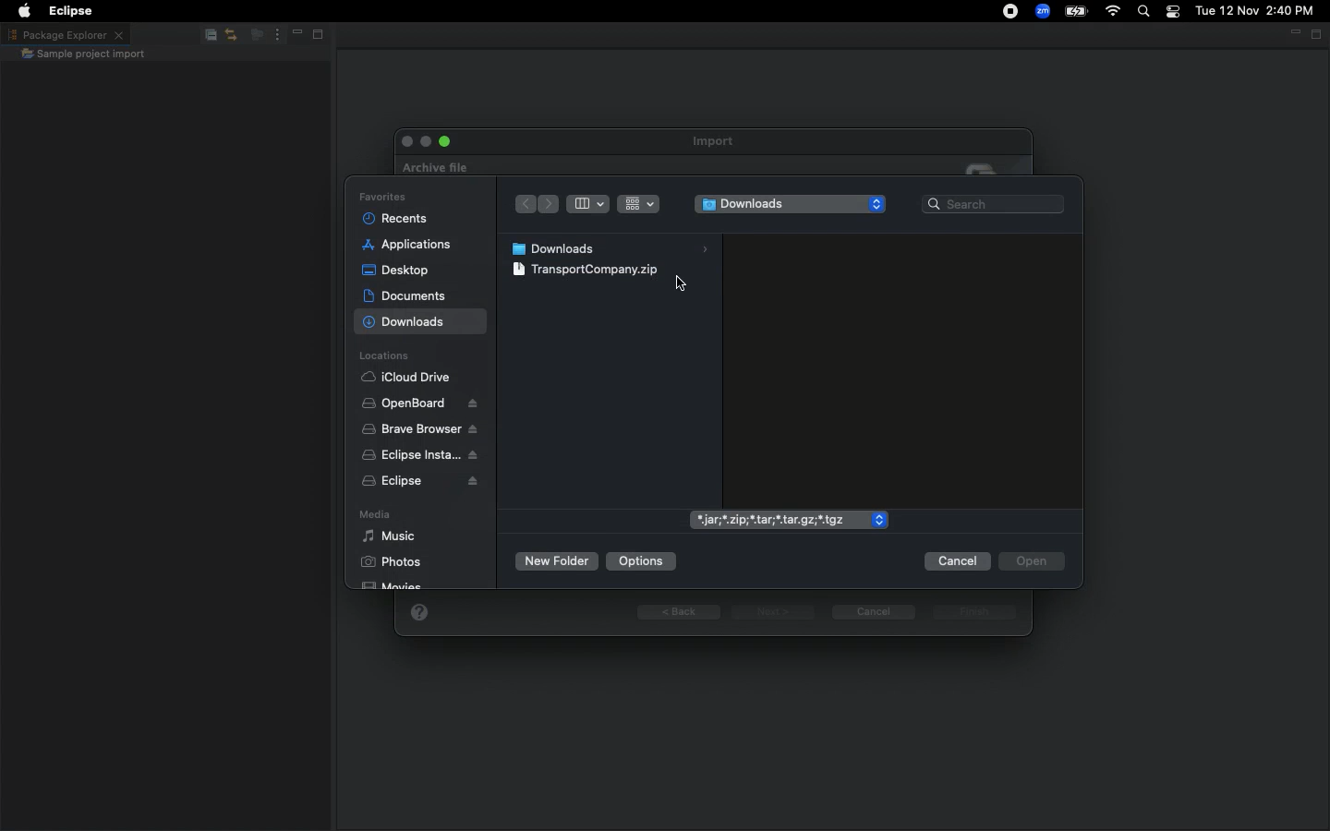  What do you see at coordinates (415, 484) in the screenshot?
I see `Eclipse` at bounding box center [415, 484].